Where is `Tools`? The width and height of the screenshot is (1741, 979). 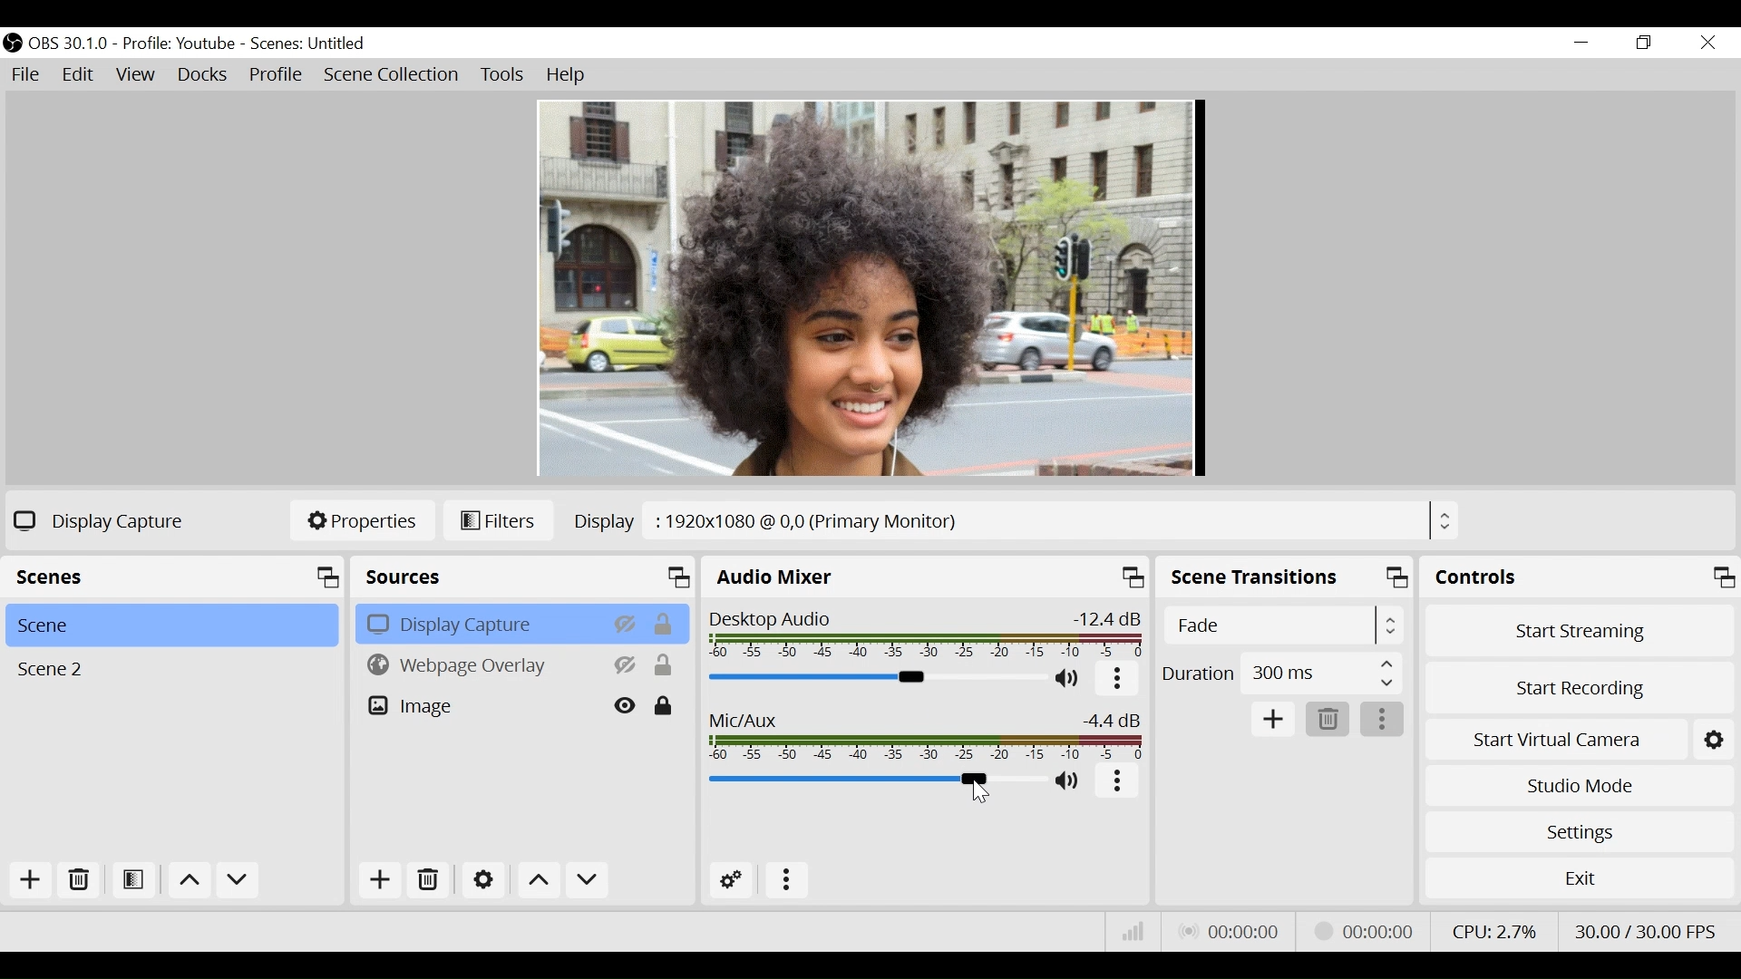 Tools is located at coordinates (504, 75).